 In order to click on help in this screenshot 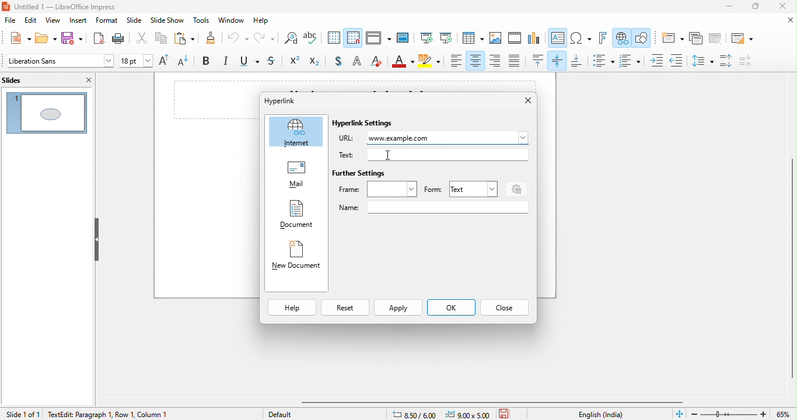, I will do `click(292, 308)`.